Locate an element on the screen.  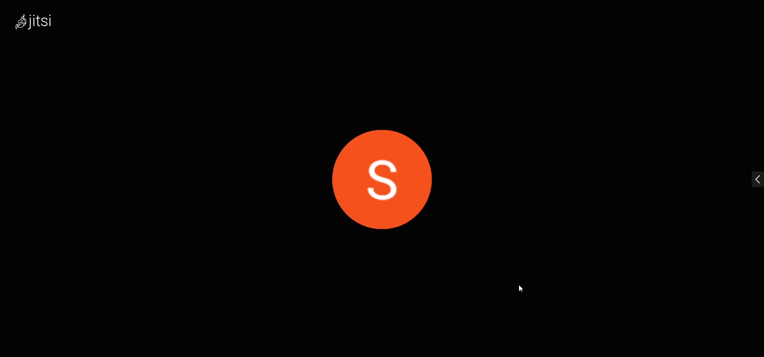
logo is located at coordinates (41, 24).